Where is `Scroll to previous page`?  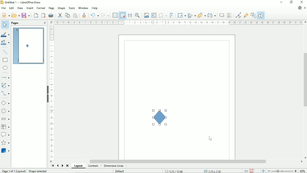
Scroll to previous page is located at coordinates (57, 166).